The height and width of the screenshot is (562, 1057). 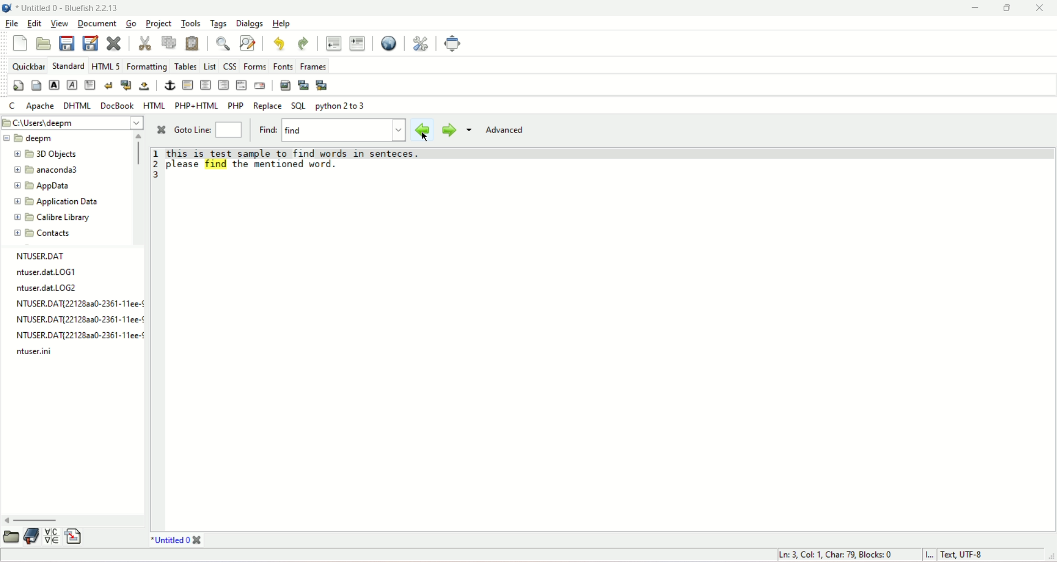 I want to click on dialogs, so click(x=249, y=24).